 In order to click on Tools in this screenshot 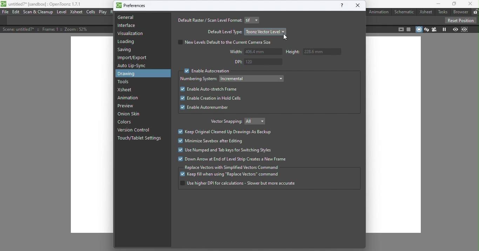, I will do `click(125, 83)`.